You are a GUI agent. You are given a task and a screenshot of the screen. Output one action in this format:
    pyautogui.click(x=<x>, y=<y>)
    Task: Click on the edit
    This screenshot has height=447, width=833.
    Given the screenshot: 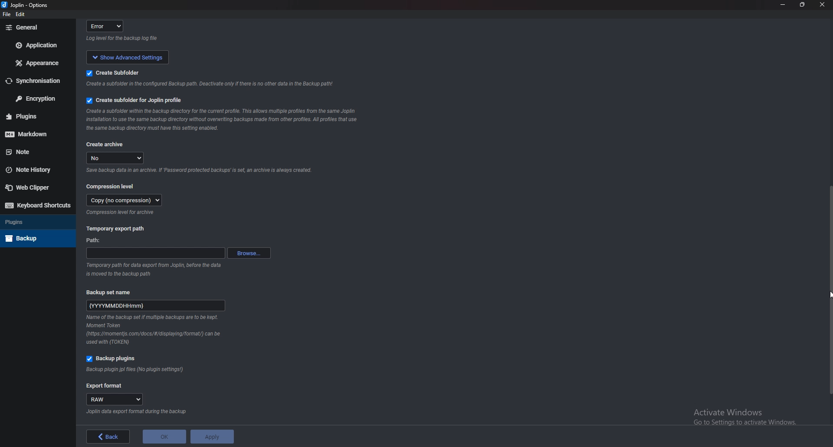 What is the action you would take?
    pyautogui.click(x=22, y=16)
    